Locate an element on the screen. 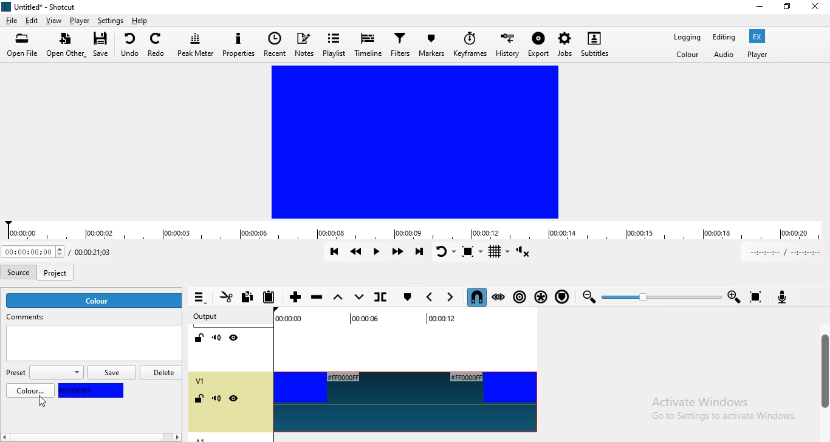  Editing is located at coordinates (722, 36).